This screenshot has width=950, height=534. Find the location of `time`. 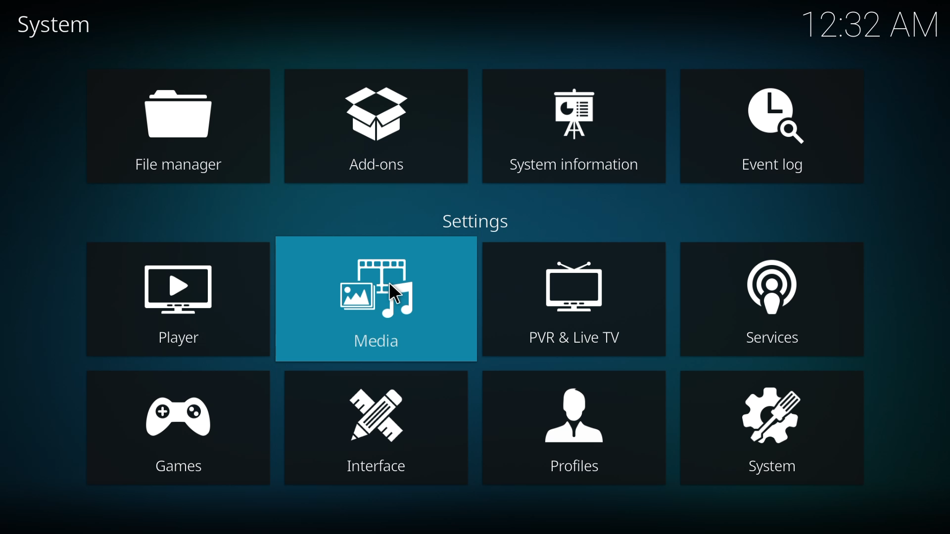

time is located at coordinates (872, 24).